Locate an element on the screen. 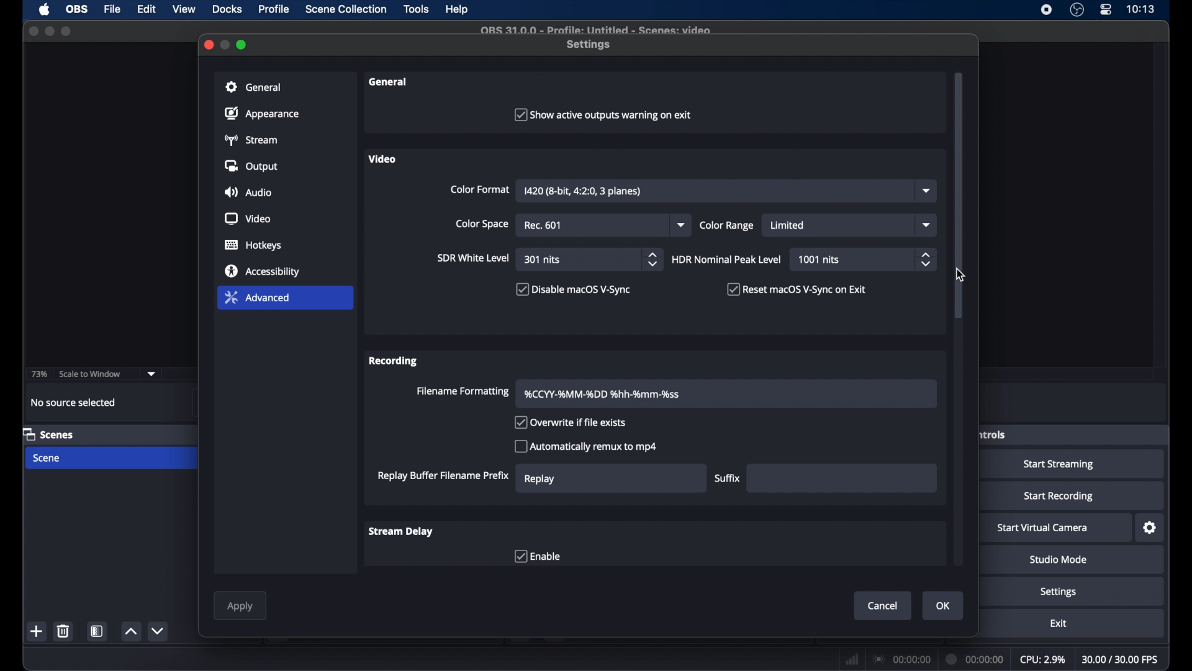 This screenshot has height=671, width=1192. audio is located at coordinates (247, 193).